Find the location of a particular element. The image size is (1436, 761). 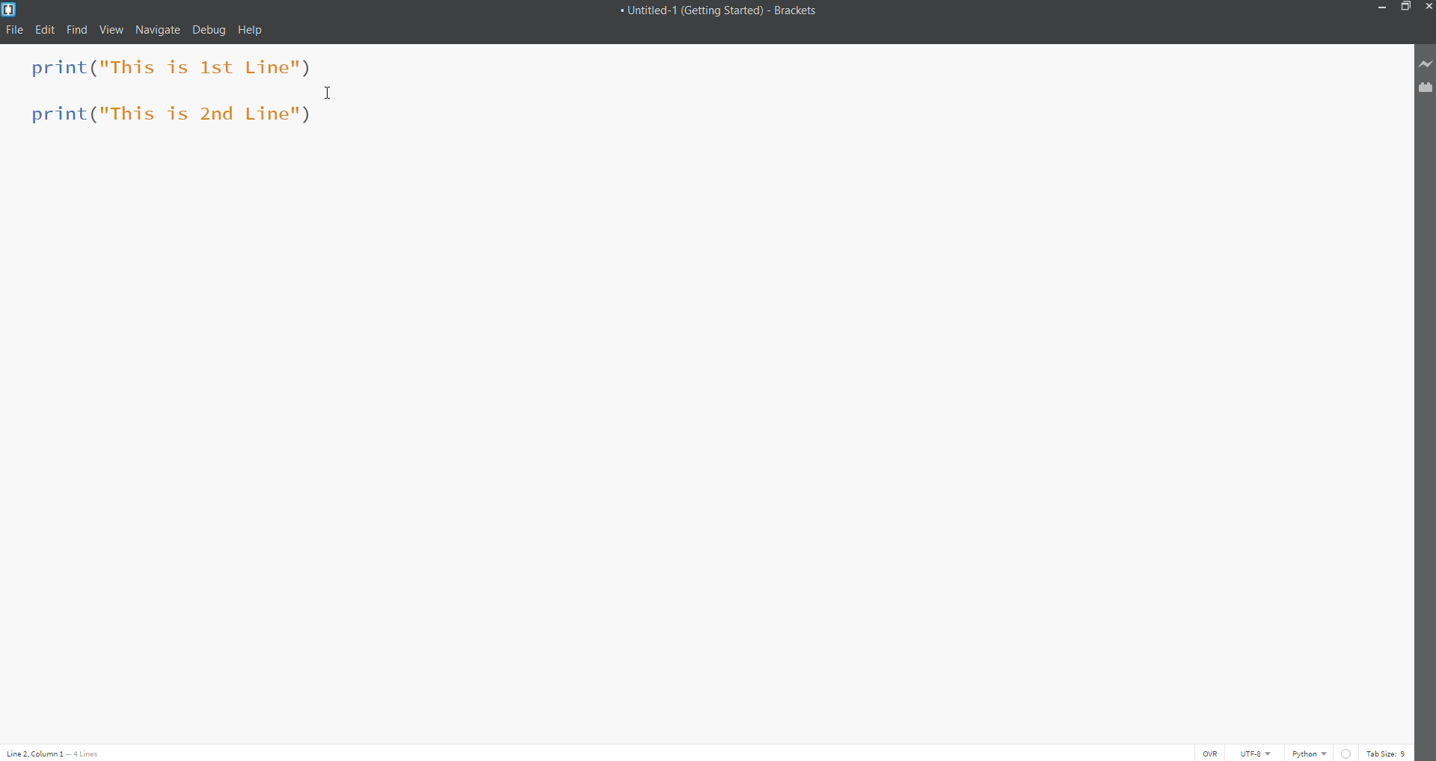

Find is located at coordinates (73, 30).